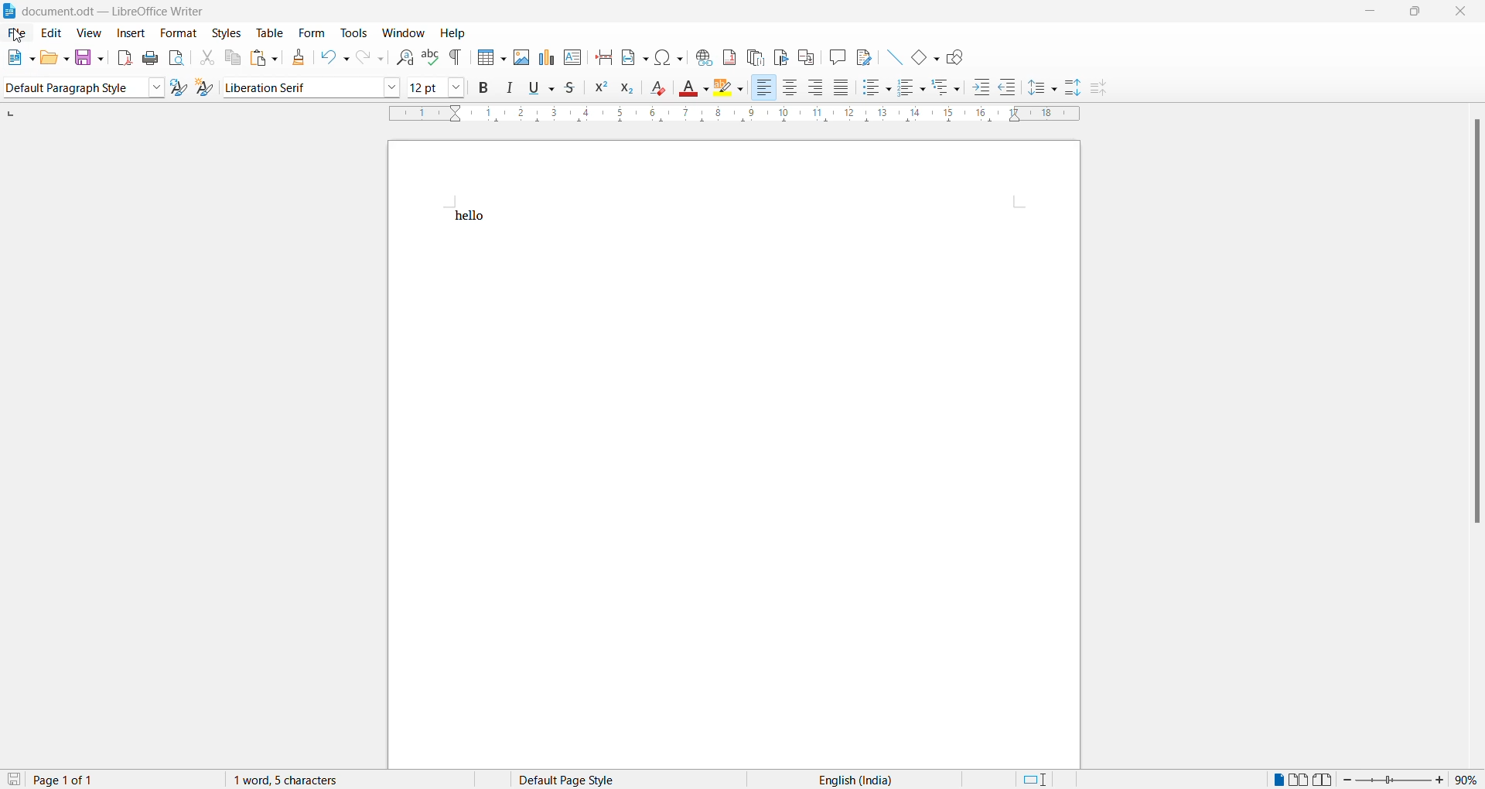 The height and width of the screenshot is (789, 1485). Describe the element at coordinates (852, 779) in the screenshot. I see `Text language` at that location.